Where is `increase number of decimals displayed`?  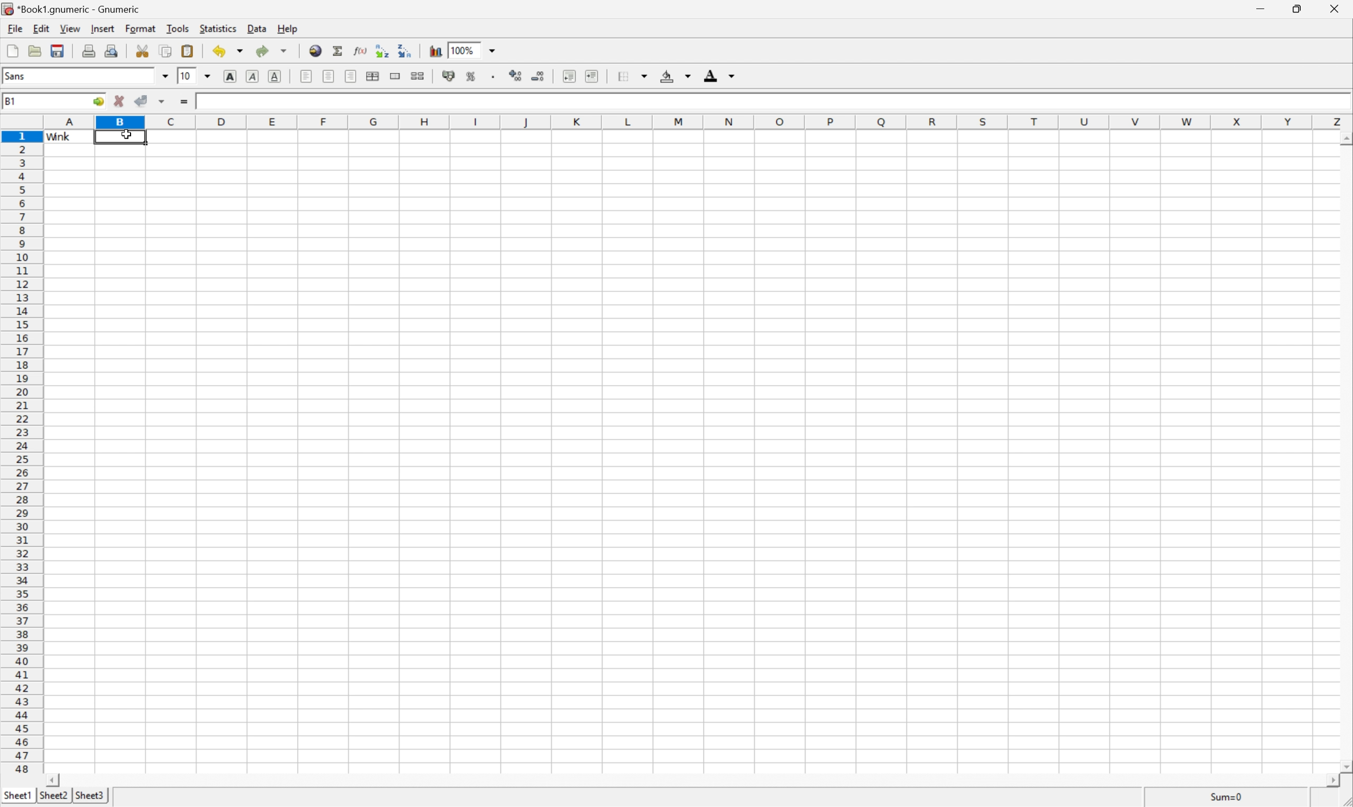 increase number of decimals displayed is located at coordinates (512, 76).